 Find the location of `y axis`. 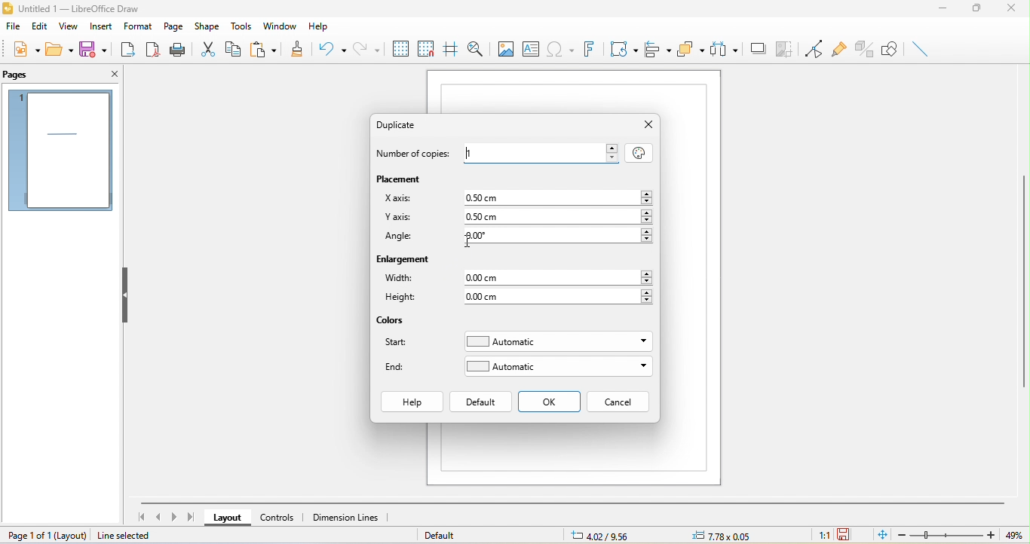

y axis is located at coordinates (398, 219).